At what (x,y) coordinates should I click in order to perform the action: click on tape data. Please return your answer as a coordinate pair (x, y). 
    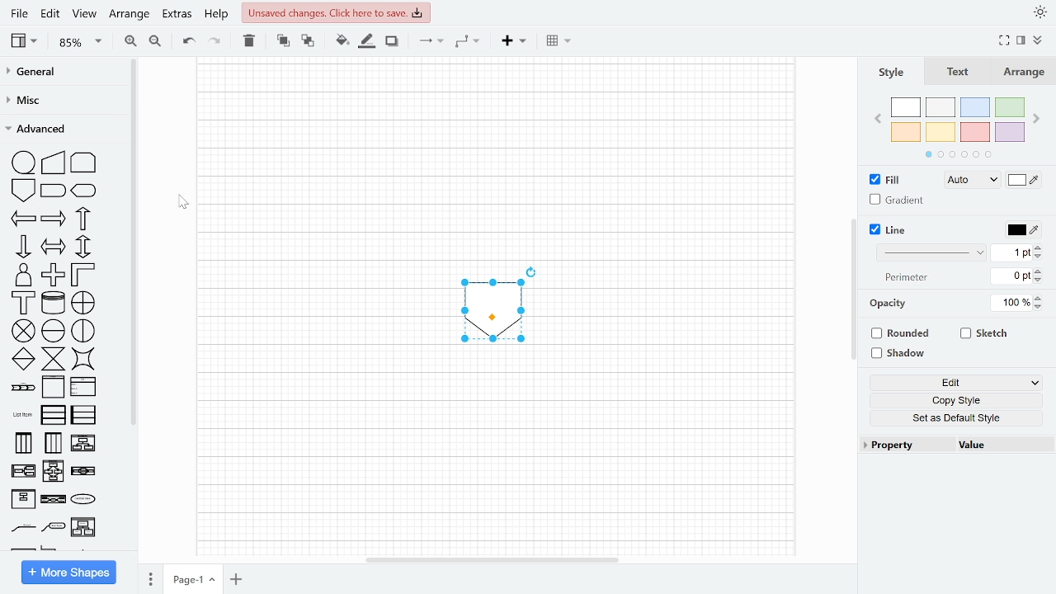
    Looking at the image, I should click on (25, 163).